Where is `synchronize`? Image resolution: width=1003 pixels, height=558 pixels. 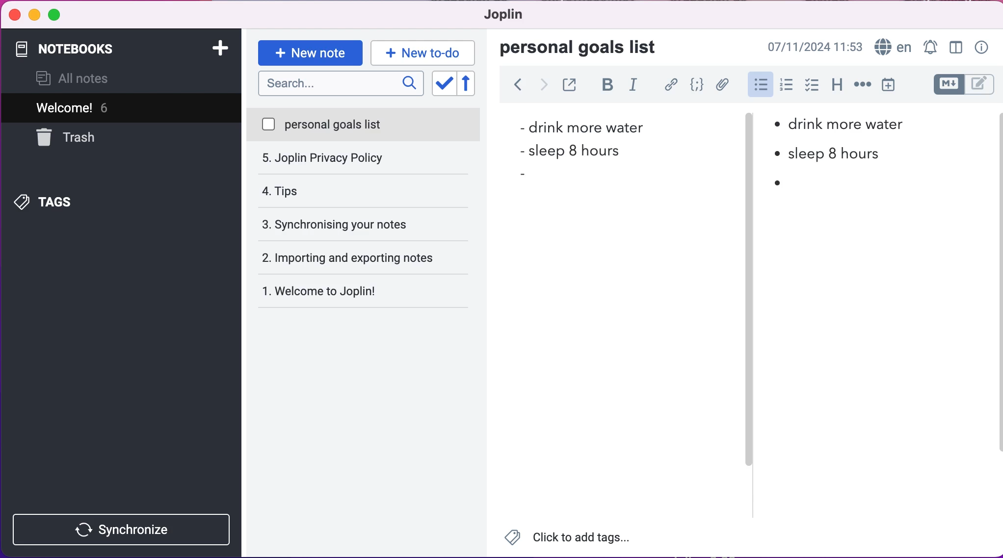
synchronize is located at coordinates (124, 529).